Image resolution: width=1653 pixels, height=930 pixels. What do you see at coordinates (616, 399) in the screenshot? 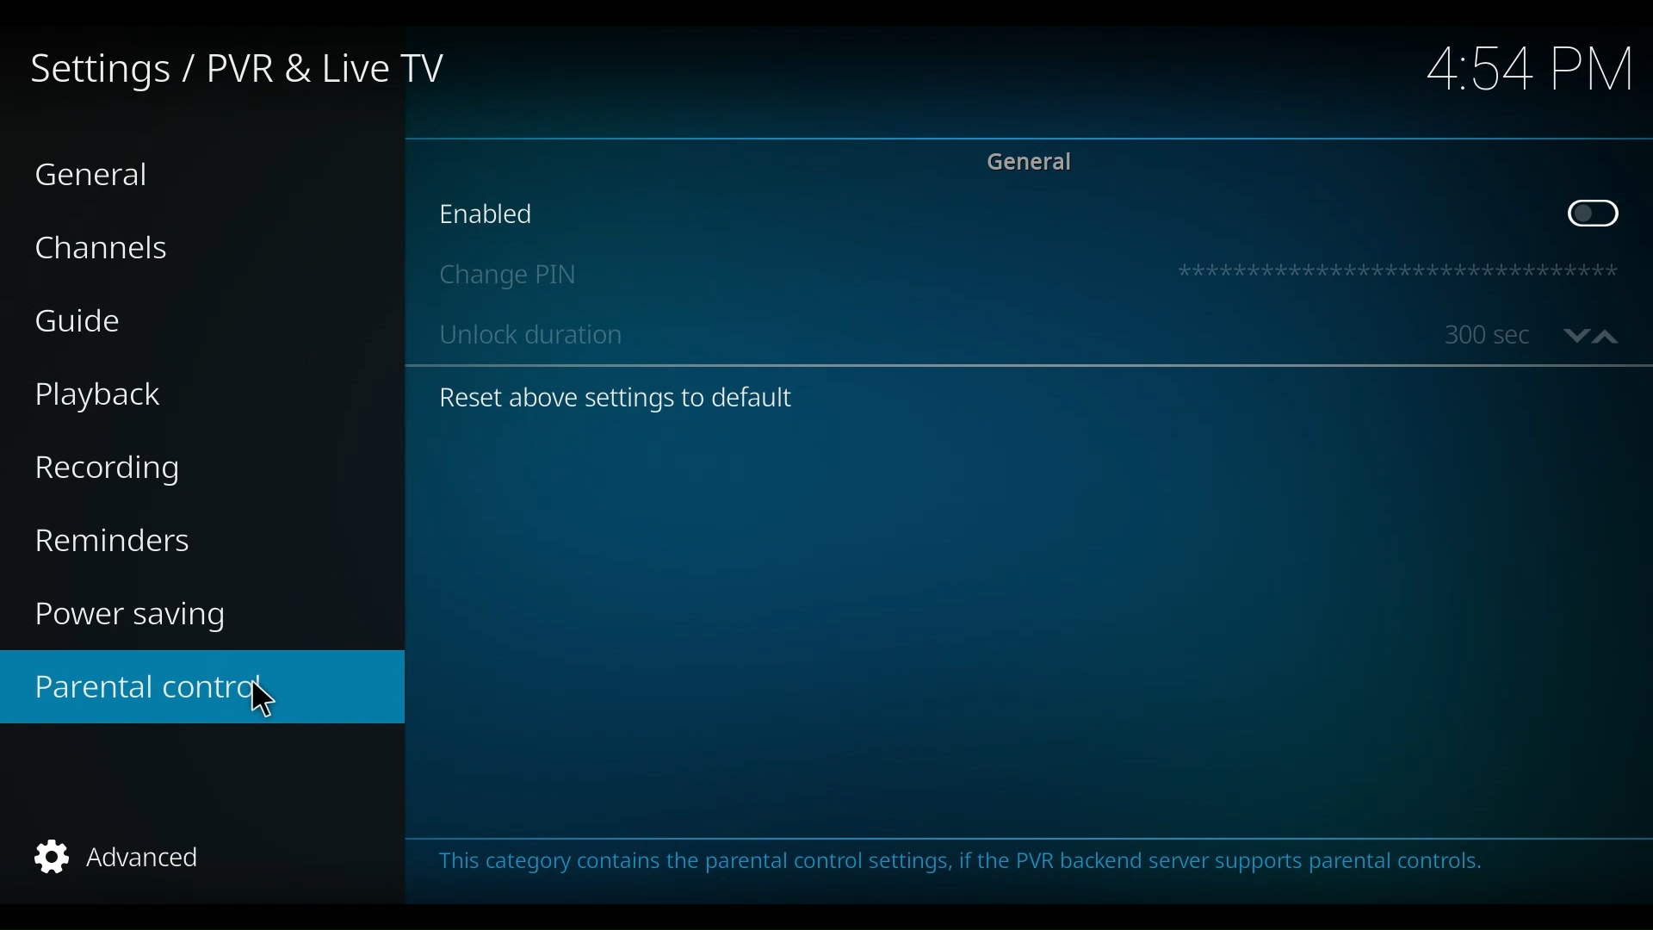
I see `Reset above settings to default` at bounding box center [616, 399].